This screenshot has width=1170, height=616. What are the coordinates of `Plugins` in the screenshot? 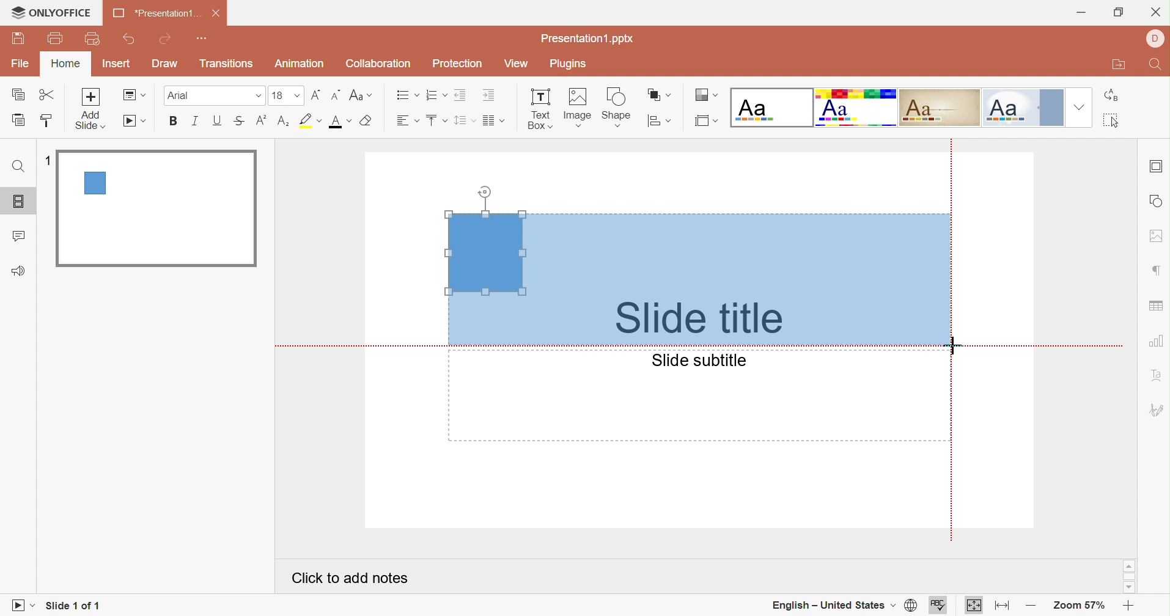 It's located at (567, 64).